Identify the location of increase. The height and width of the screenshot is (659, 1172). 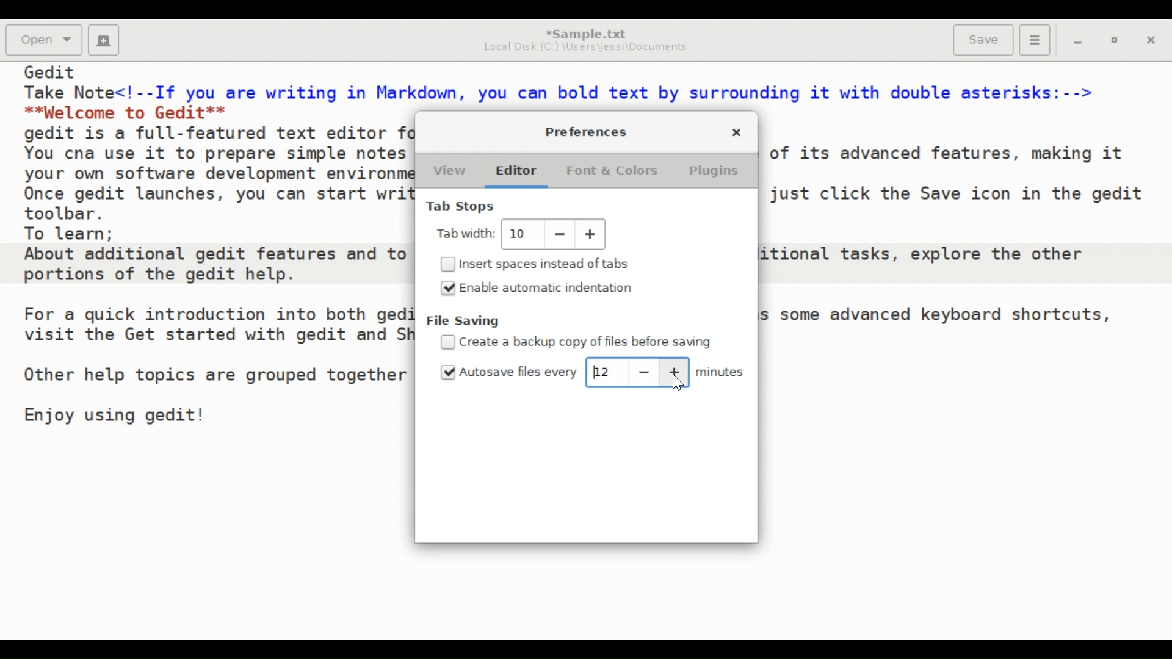
(675, 373).